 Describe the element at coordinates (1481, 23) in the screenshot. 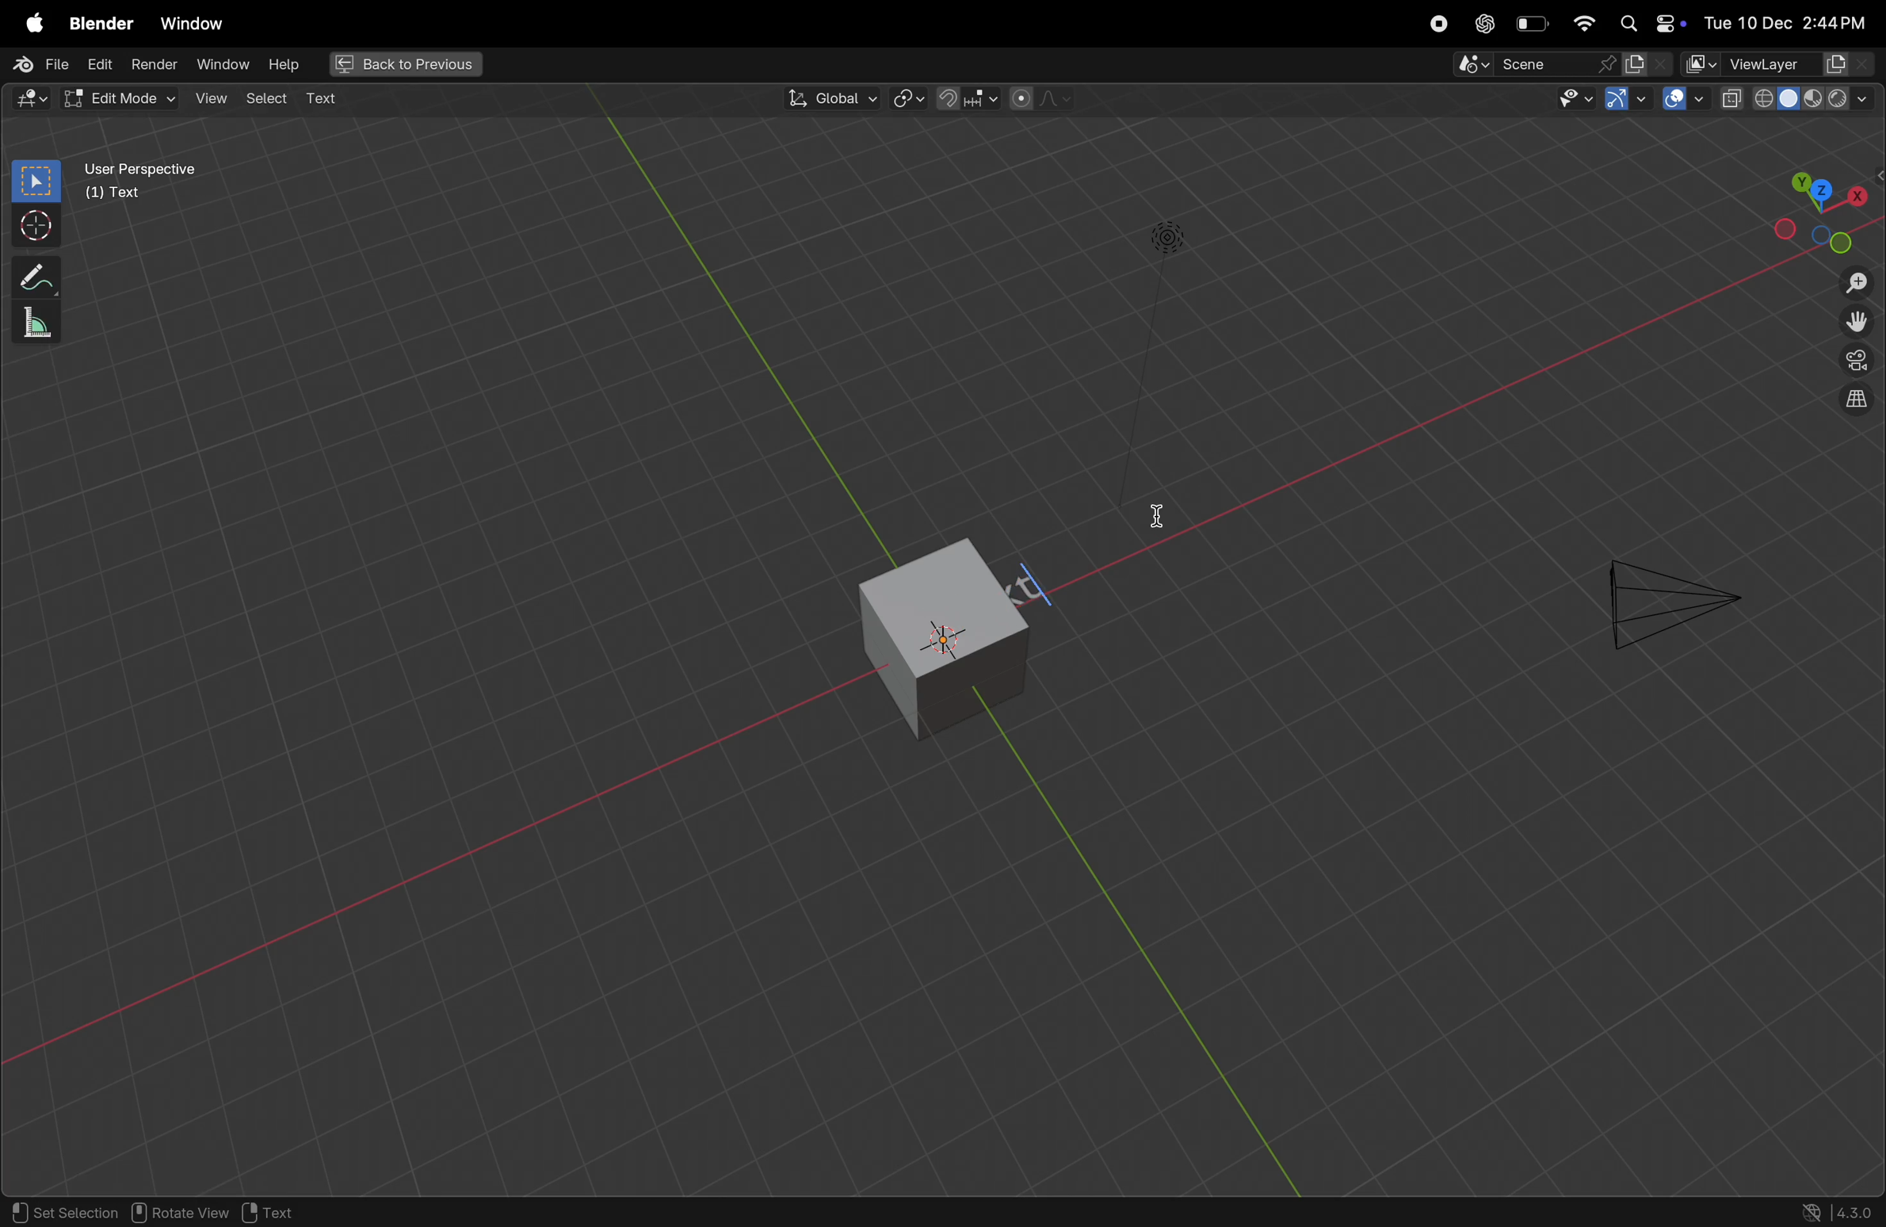

I see `chatgpt` at that location.